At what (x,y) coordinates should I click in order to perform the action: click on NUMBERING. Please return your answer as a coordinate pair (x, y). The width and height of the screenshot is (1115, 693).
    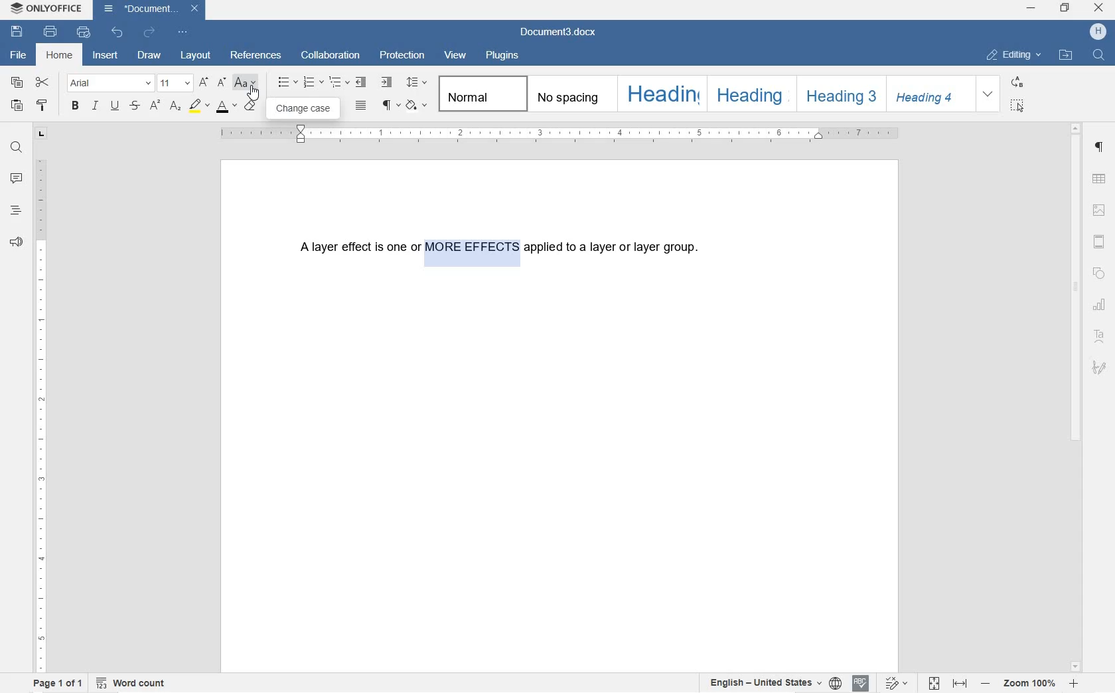
    Looking at the image, I should click on (314, 83).